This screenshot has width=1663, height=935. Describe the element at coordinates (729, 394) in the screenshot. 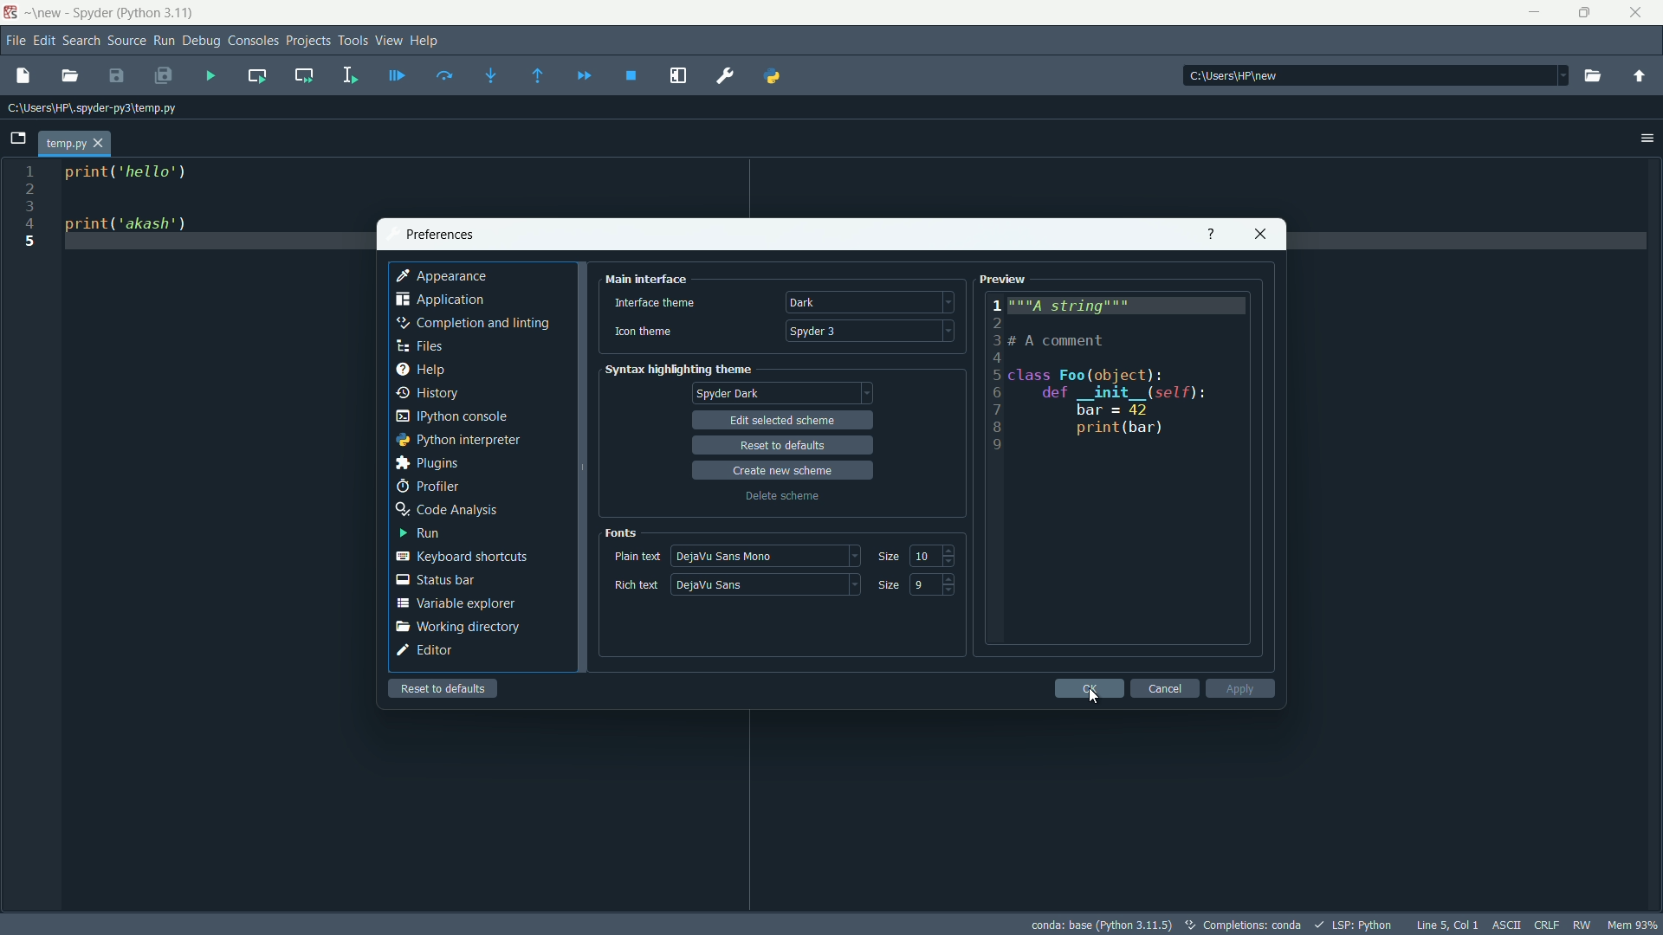

I see `spyder dark` at that location.